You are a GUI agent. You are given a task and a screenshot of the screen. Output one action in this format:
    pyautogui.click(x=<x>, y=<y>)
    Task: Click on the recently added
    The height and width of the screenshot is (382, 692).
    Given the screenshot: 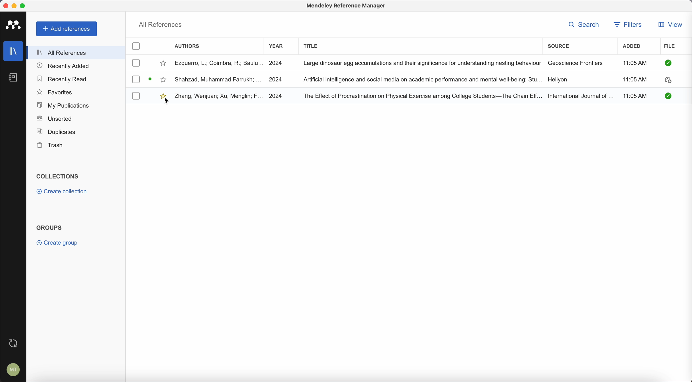 What is the action you would take?
    pyautogui.click(x=65, y=66)
    